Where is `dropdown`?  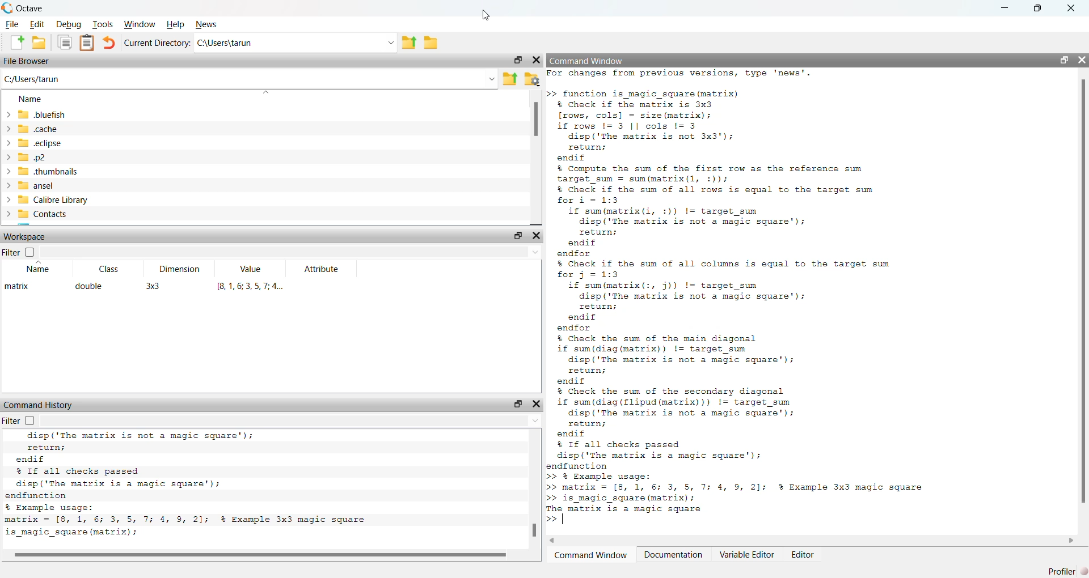 dropdown is located at coordinates (390, 43).